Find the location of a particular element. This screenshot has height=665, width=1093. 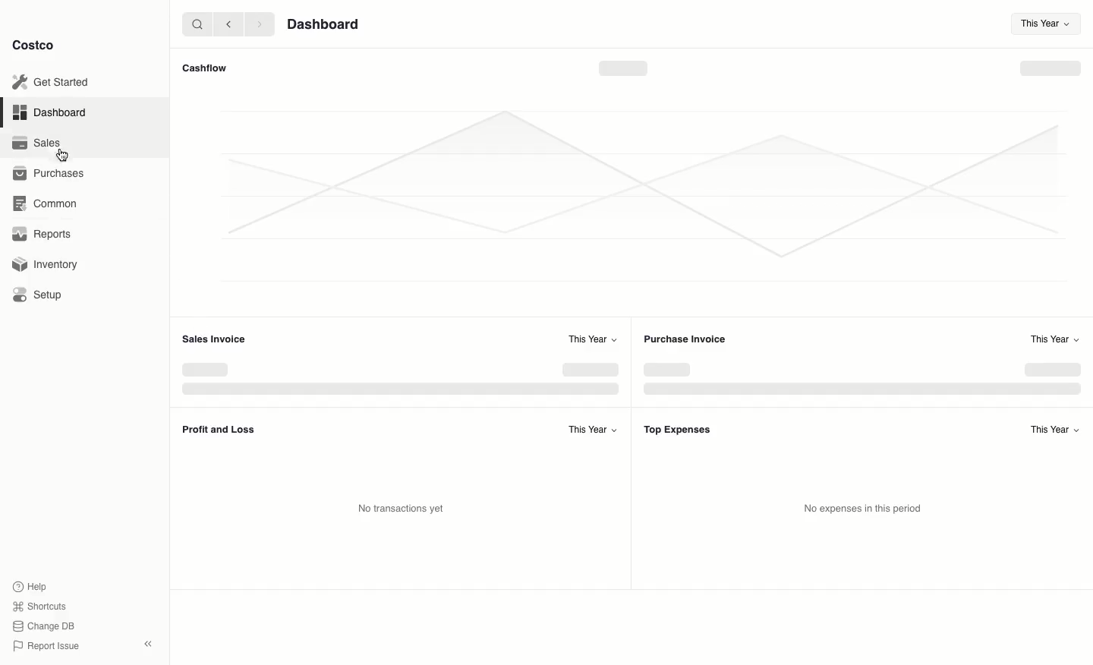

This Year is located at coordinates (591, 429).